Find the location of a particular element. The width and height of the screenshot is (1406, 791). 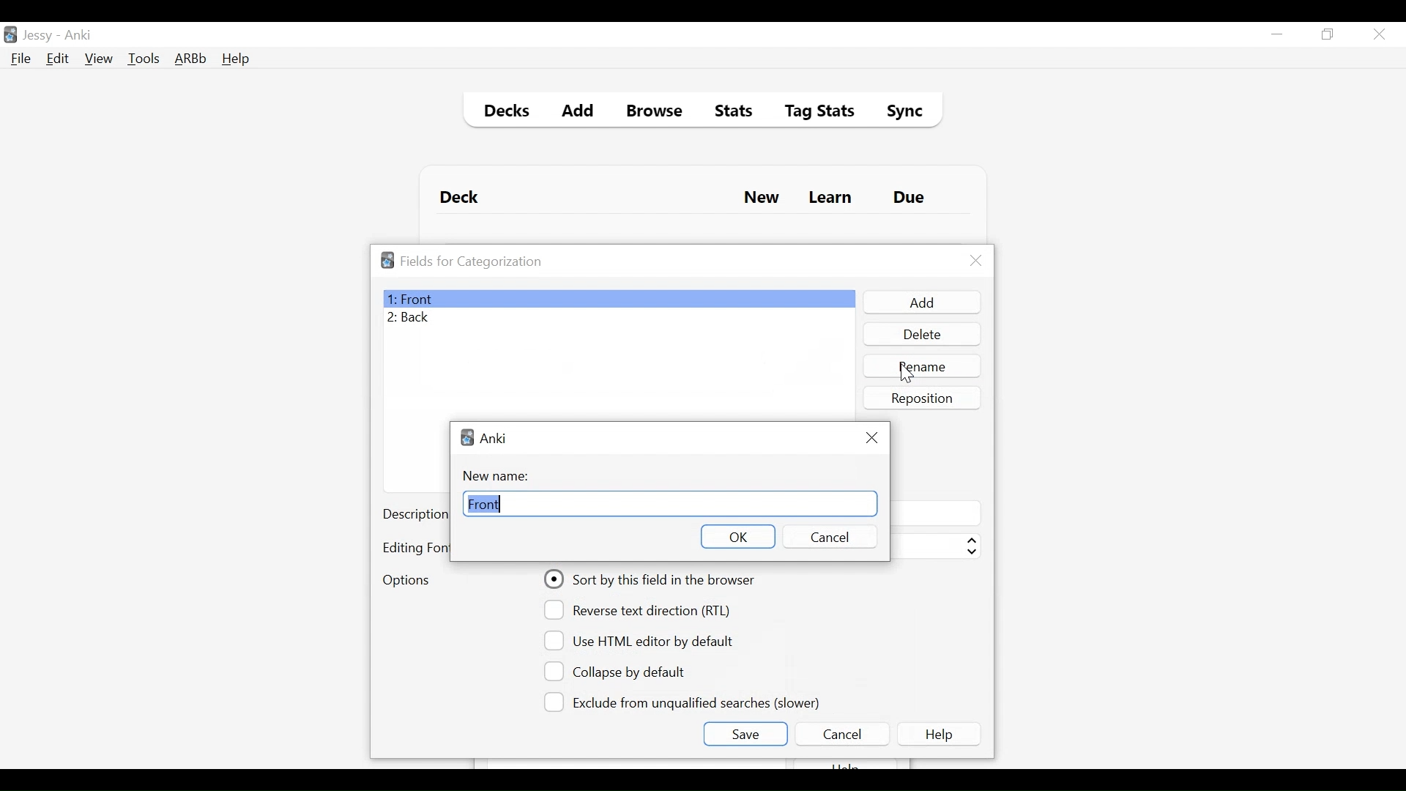

Anki is located at coordinates (78, 35).